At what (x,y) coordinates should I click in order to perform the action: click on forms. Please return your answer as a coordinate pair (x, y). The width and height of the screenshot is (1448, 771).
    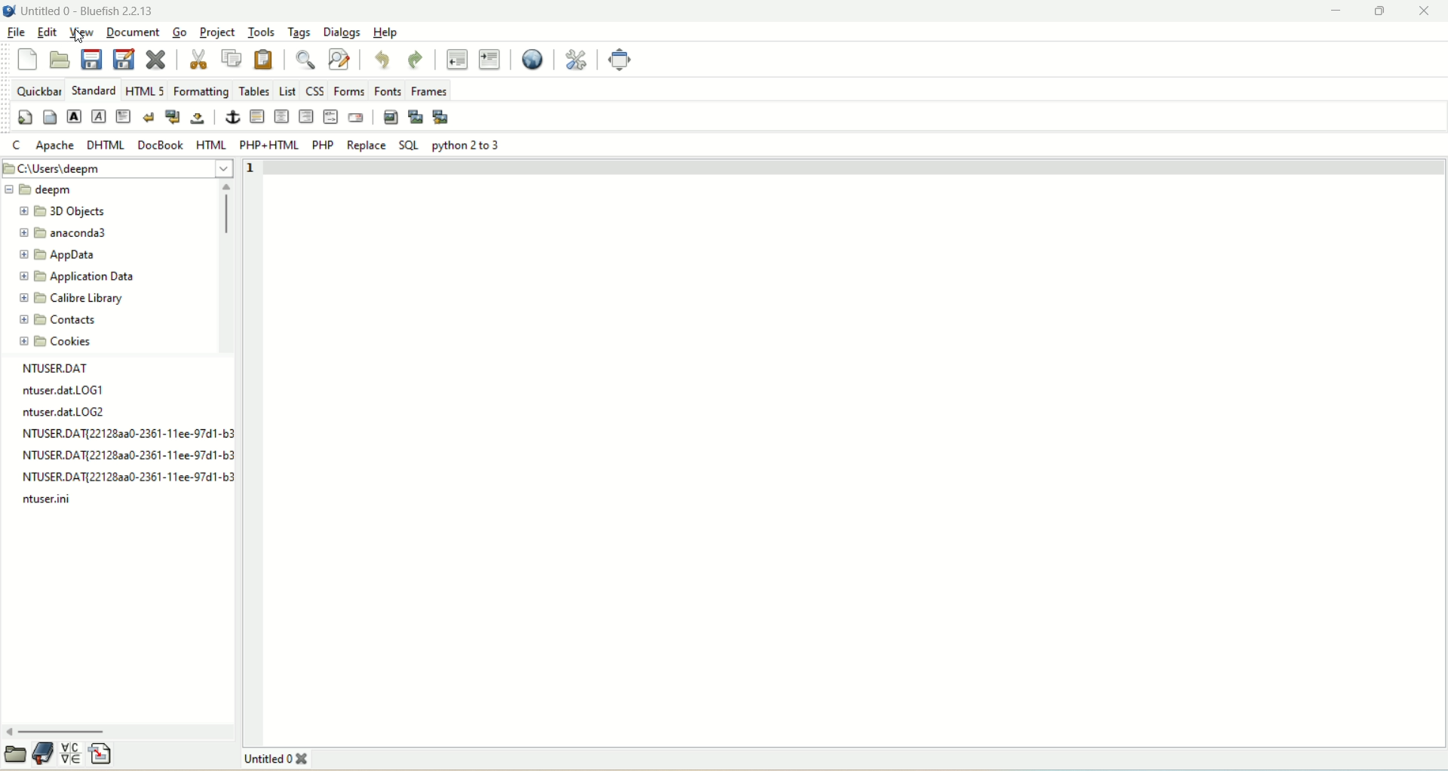
    Looking at the image, I should click on (350, 89).